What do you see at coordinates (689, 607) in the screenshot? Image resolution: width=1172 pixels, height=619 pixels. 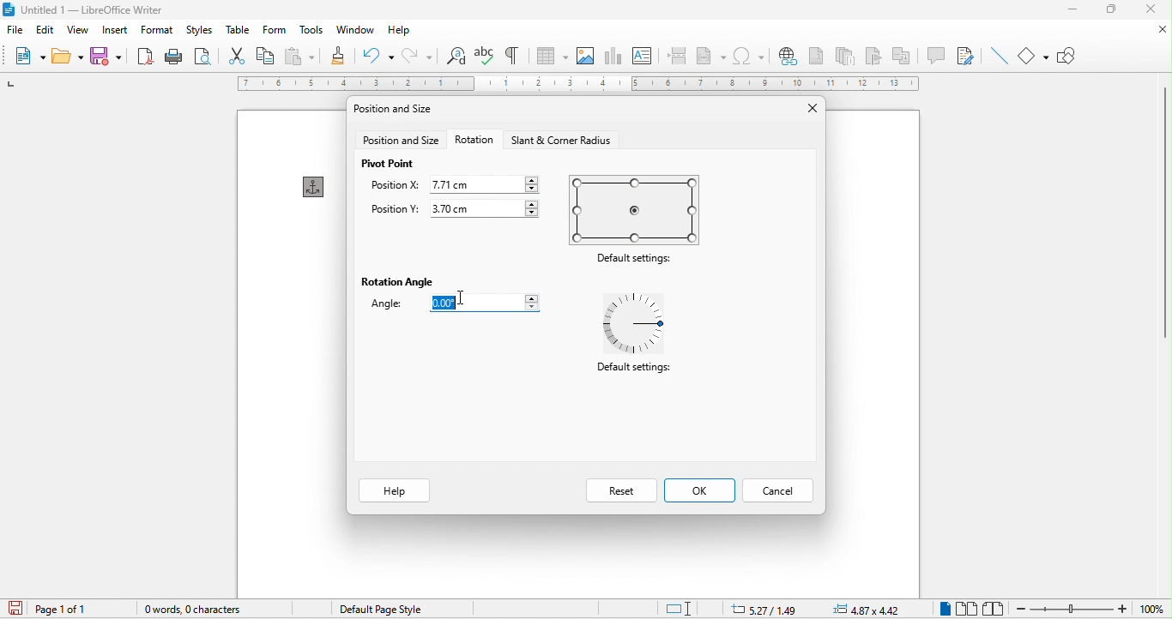 I see `standard selection` at bounding box center [689, 607].